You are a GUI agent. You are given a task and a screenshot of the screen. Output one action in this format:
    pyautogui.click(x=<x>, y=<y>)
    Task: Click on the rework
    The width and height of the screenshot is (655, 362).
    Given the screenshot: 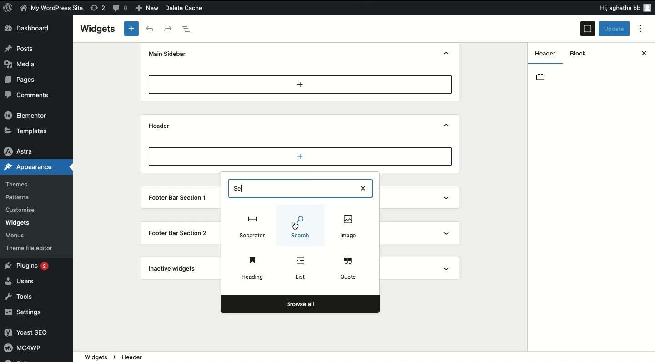 What is the action you would take?
    pyautogui.click(x=99, y=9)
    